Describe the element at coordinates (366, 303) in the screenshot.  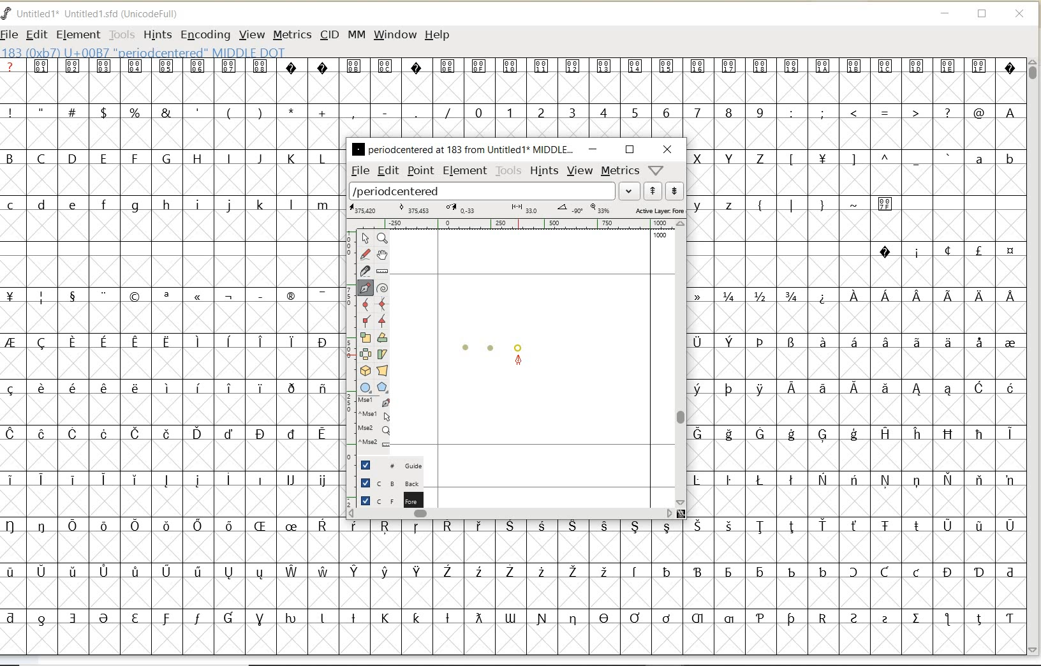
I see `add a curve point` at that location.